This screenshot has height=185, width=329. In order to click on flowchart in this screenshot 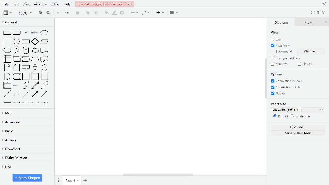, I will do `click(27, 149)`.